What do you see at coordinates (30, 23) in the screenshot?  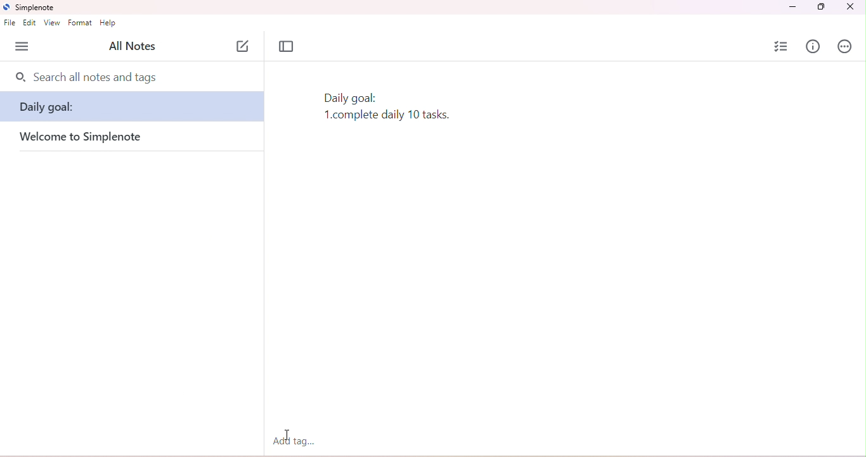 I see `edit` at bounding box center [30, 23].